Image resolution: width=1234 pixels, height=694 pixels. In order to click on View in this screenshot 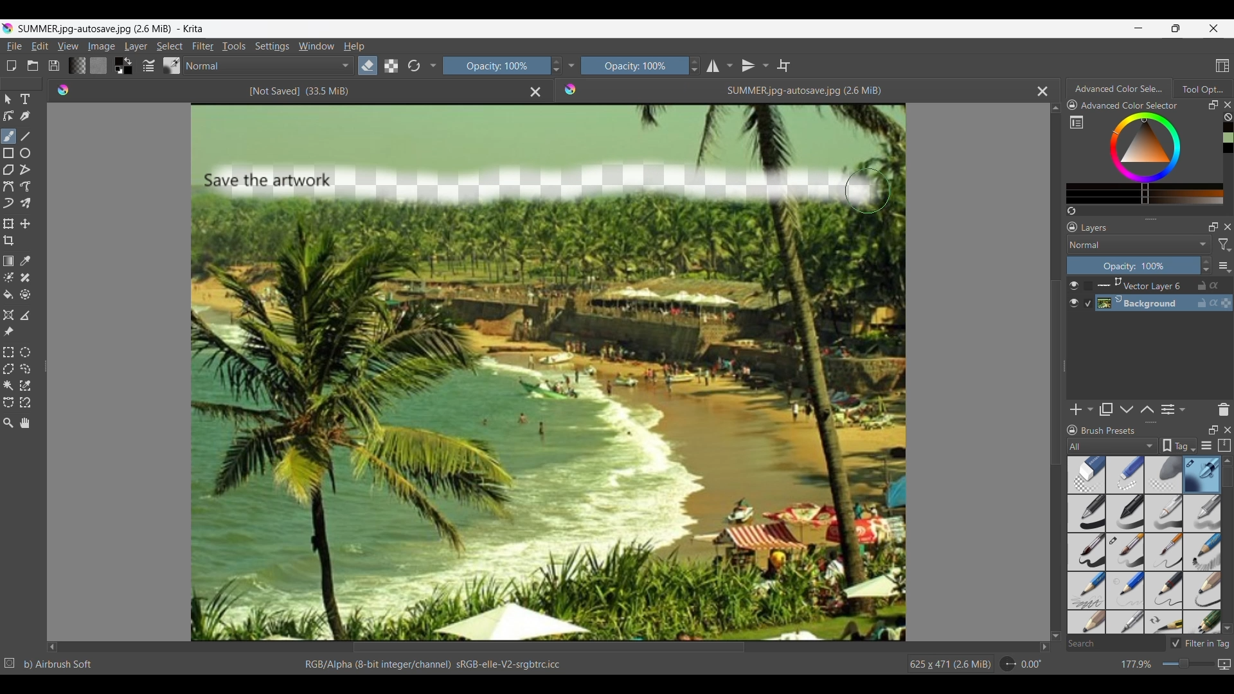, I will do `click(69, 46)`.